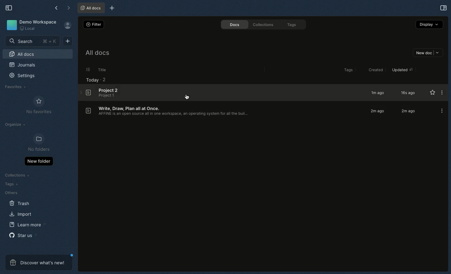 The width and height of the screenshot is (451, 274). What do you see at coordinates (402, 71) in the screenshot?
I see `Updated` at bounding box center [402, 71].